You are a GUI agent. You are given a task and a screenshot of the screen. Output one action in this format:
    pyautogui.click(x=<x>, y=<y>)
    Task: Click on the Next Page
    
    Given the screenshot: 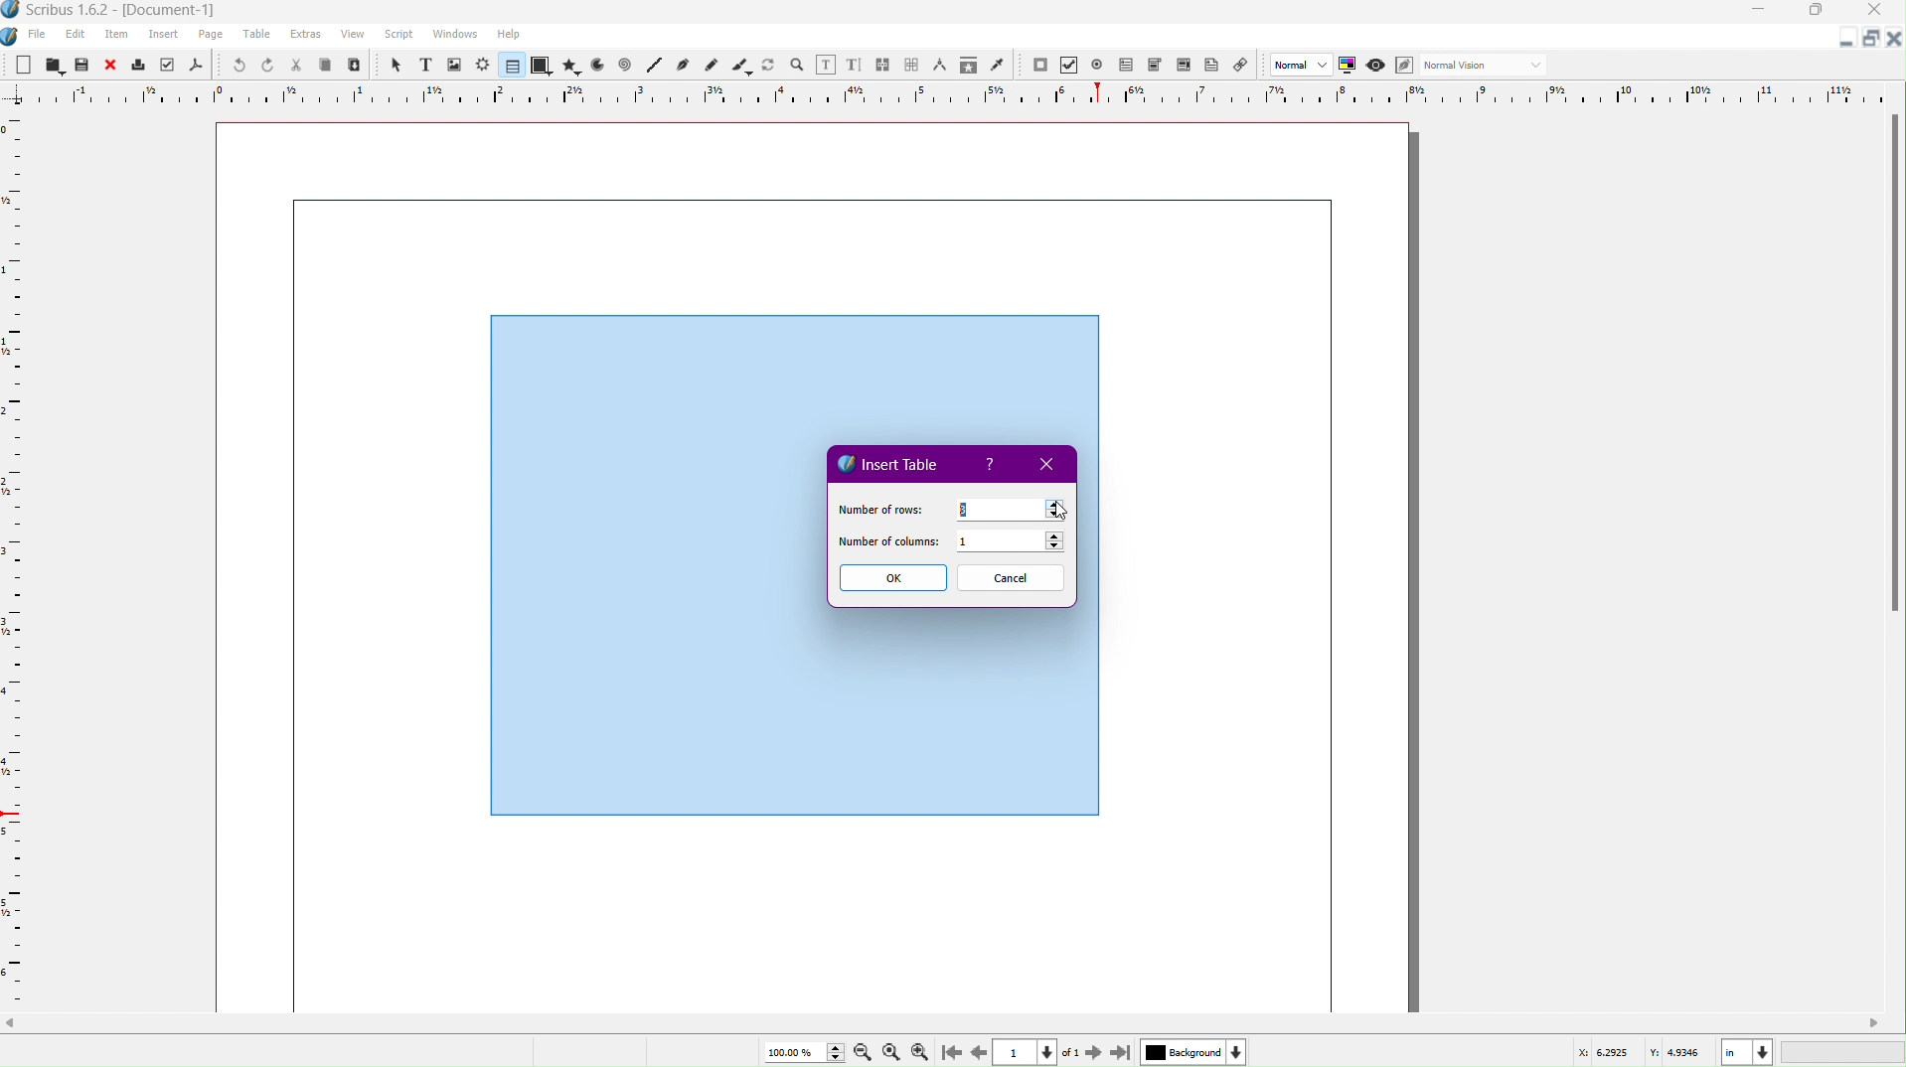 What is the action you would take?
    pyautogui.click(x=1090, y=1051)
    